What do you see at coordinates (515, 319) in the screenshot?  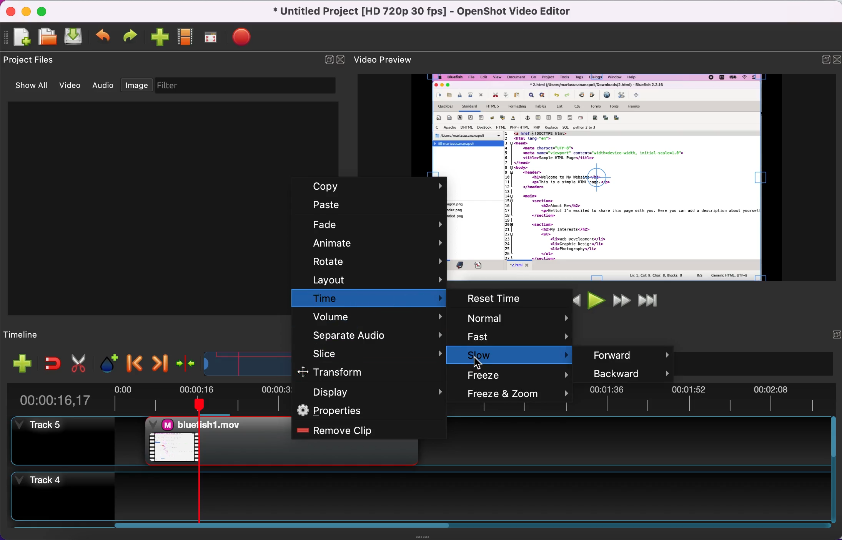 I see `normal` at bounding box center [515, 319].